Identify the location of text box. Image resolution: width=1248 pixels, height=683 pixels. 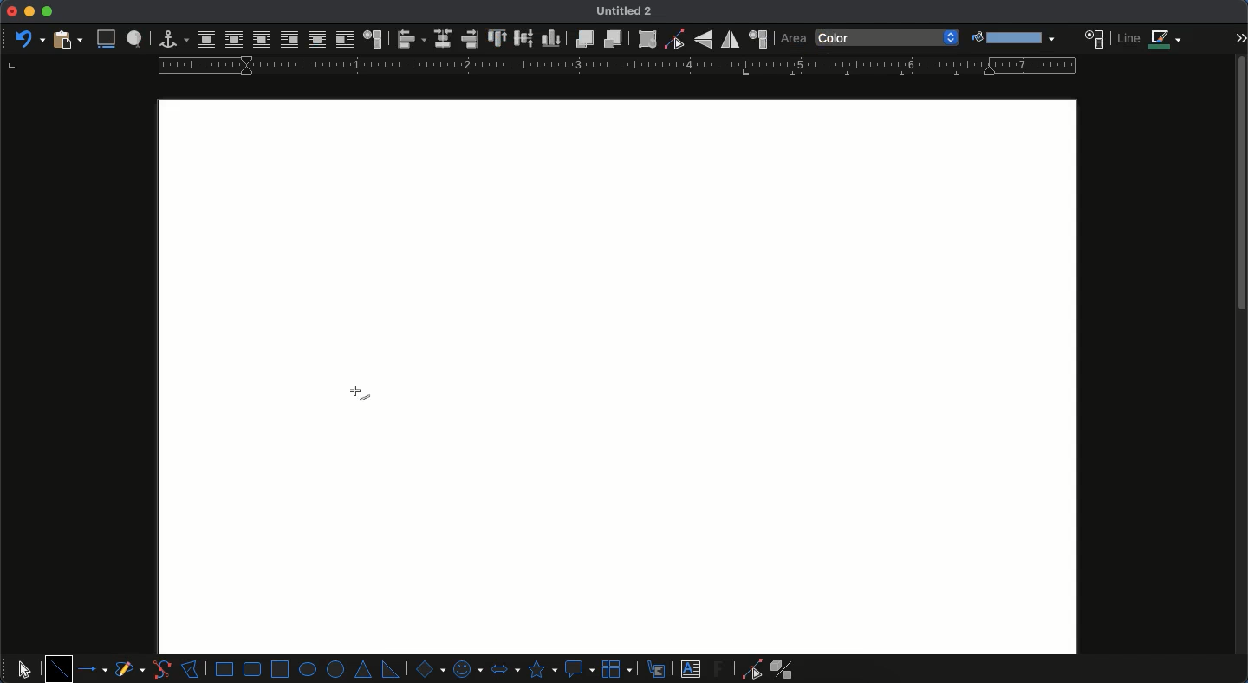
(691, 669).